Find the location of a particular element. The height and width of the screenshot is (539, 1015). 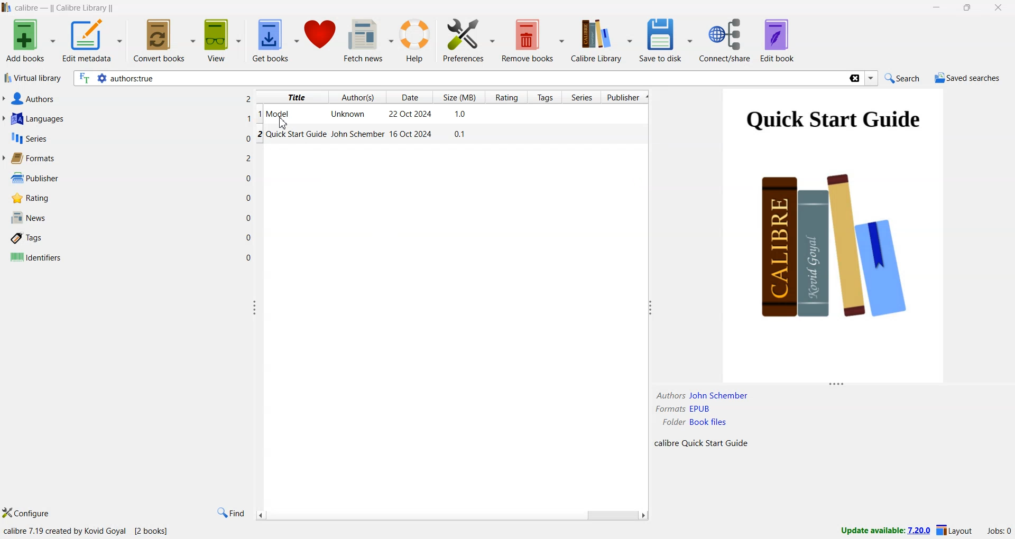

0 is located at coordinates (250, 218).